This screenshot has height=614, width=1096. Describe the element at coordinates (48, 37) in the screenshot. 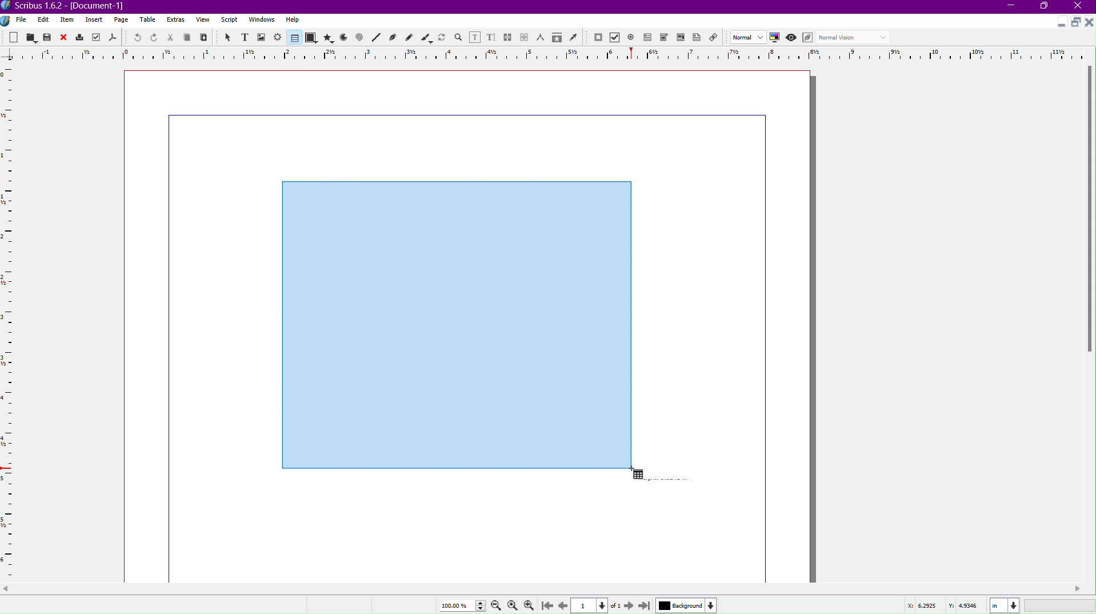

I see `Save` at that location.